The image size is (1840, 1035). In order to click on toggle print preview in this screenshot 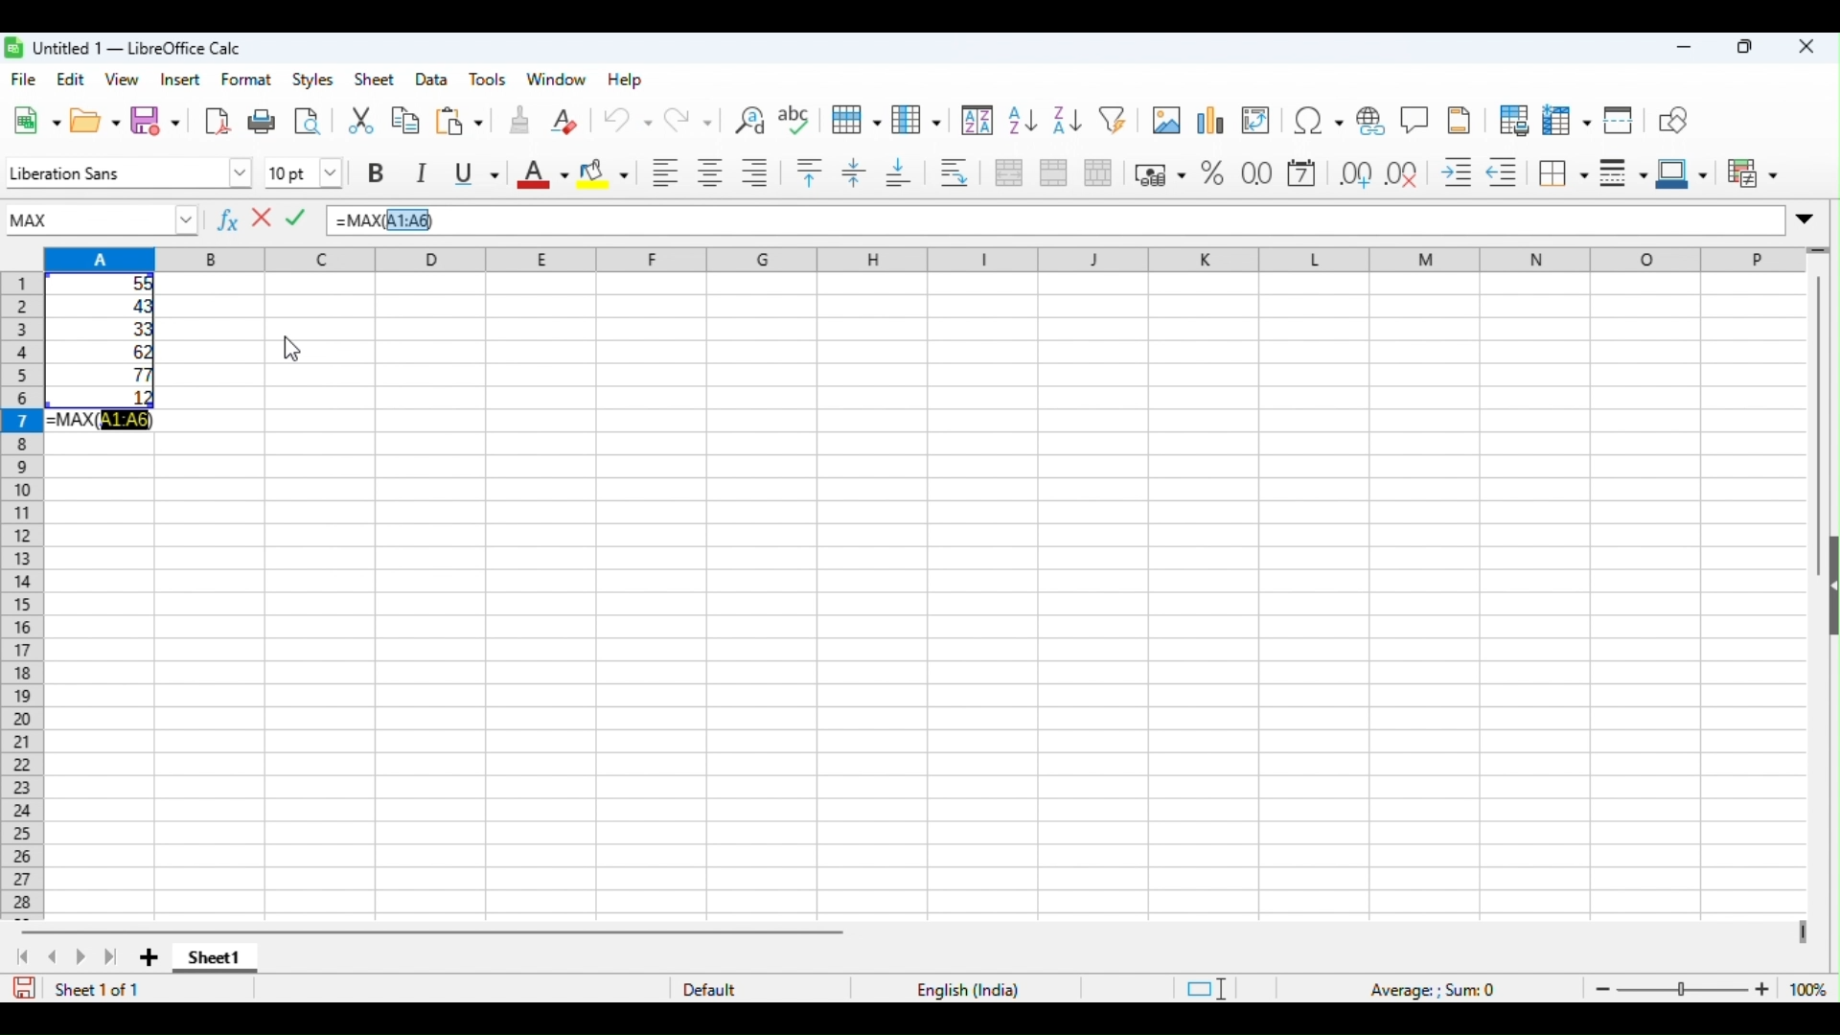, I will do `click(309, 121)`.